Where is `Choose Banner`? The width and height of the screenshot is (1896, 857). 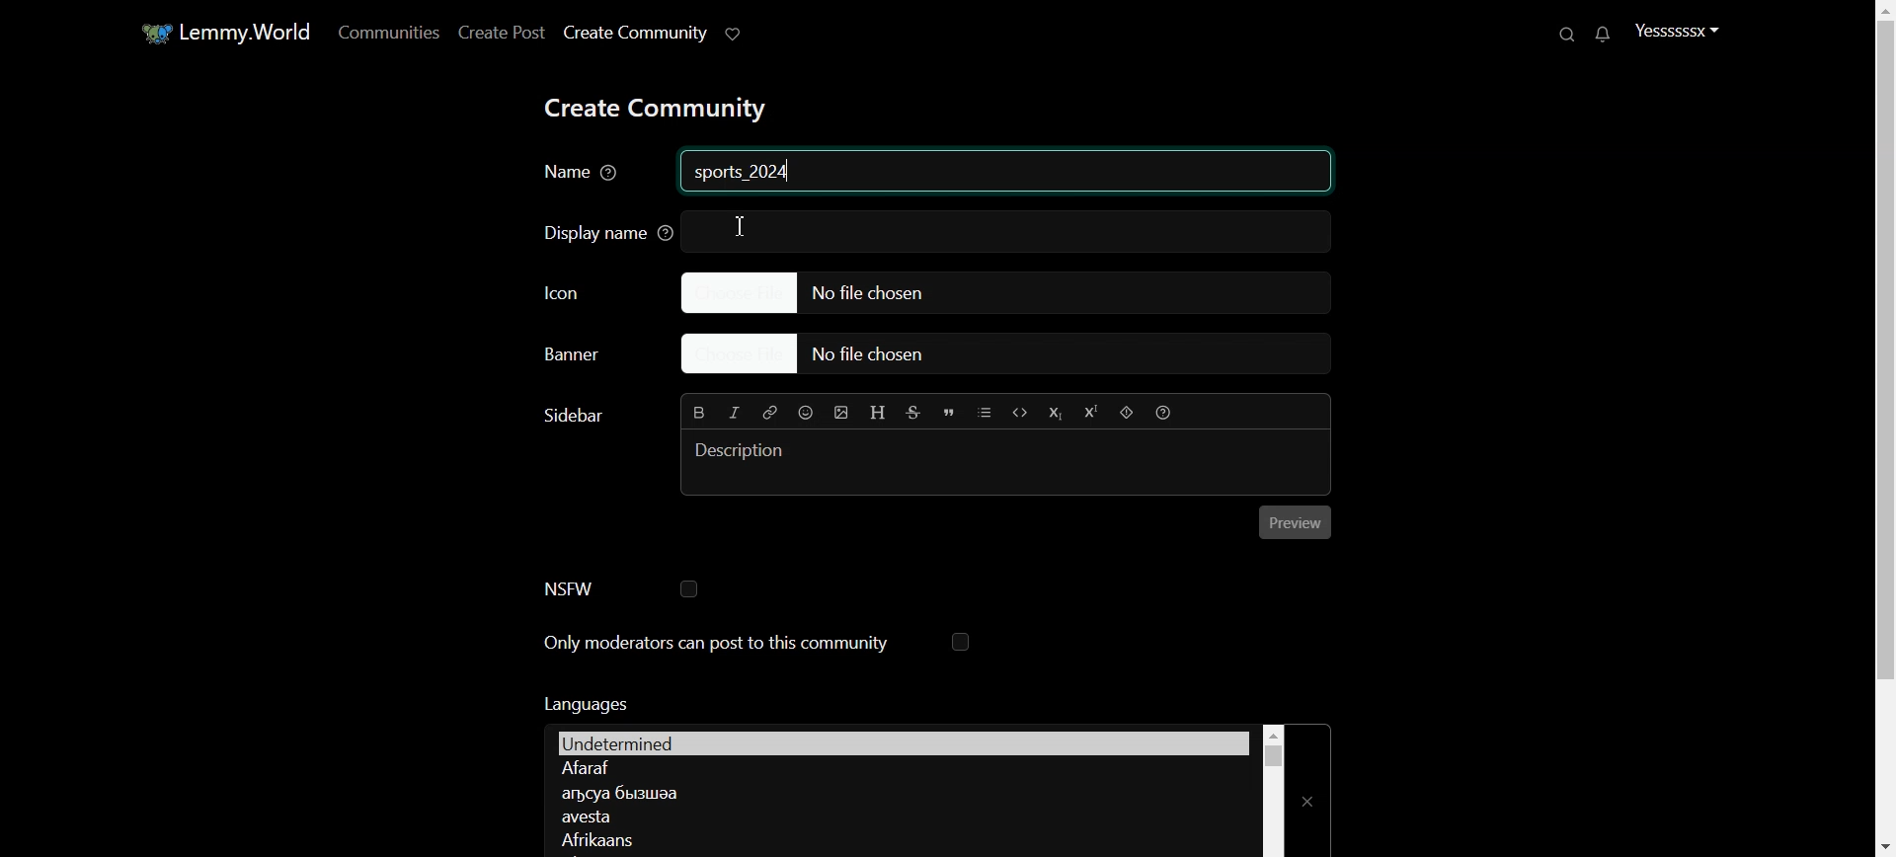 Choose Banner is located at coordinates (588, 357).